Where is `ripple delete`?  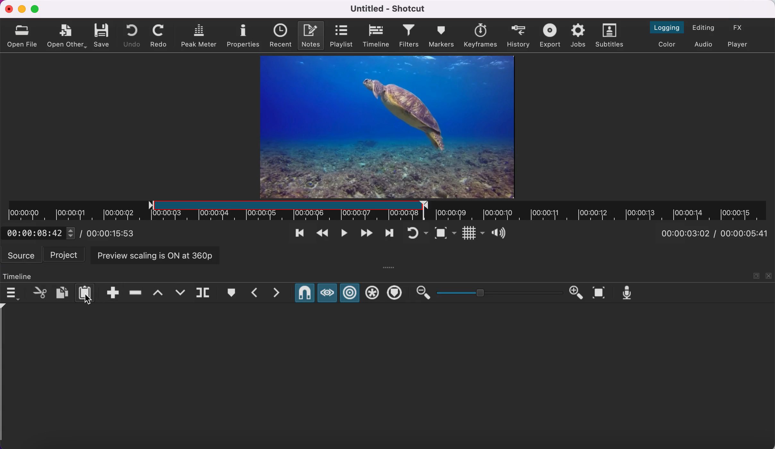
ripple delete is located at coordinates (135, 293).